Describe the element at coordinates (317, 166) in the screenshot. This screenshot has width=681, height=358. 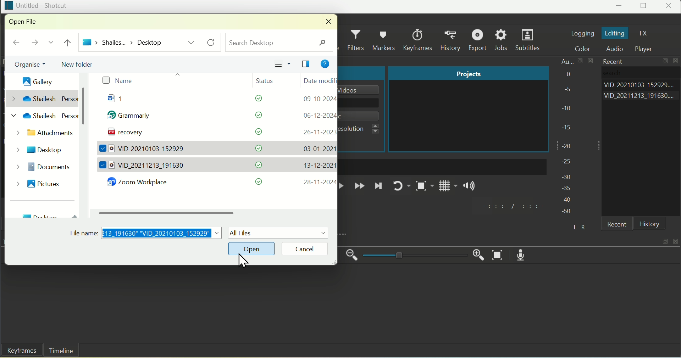
I see `date` at that location.